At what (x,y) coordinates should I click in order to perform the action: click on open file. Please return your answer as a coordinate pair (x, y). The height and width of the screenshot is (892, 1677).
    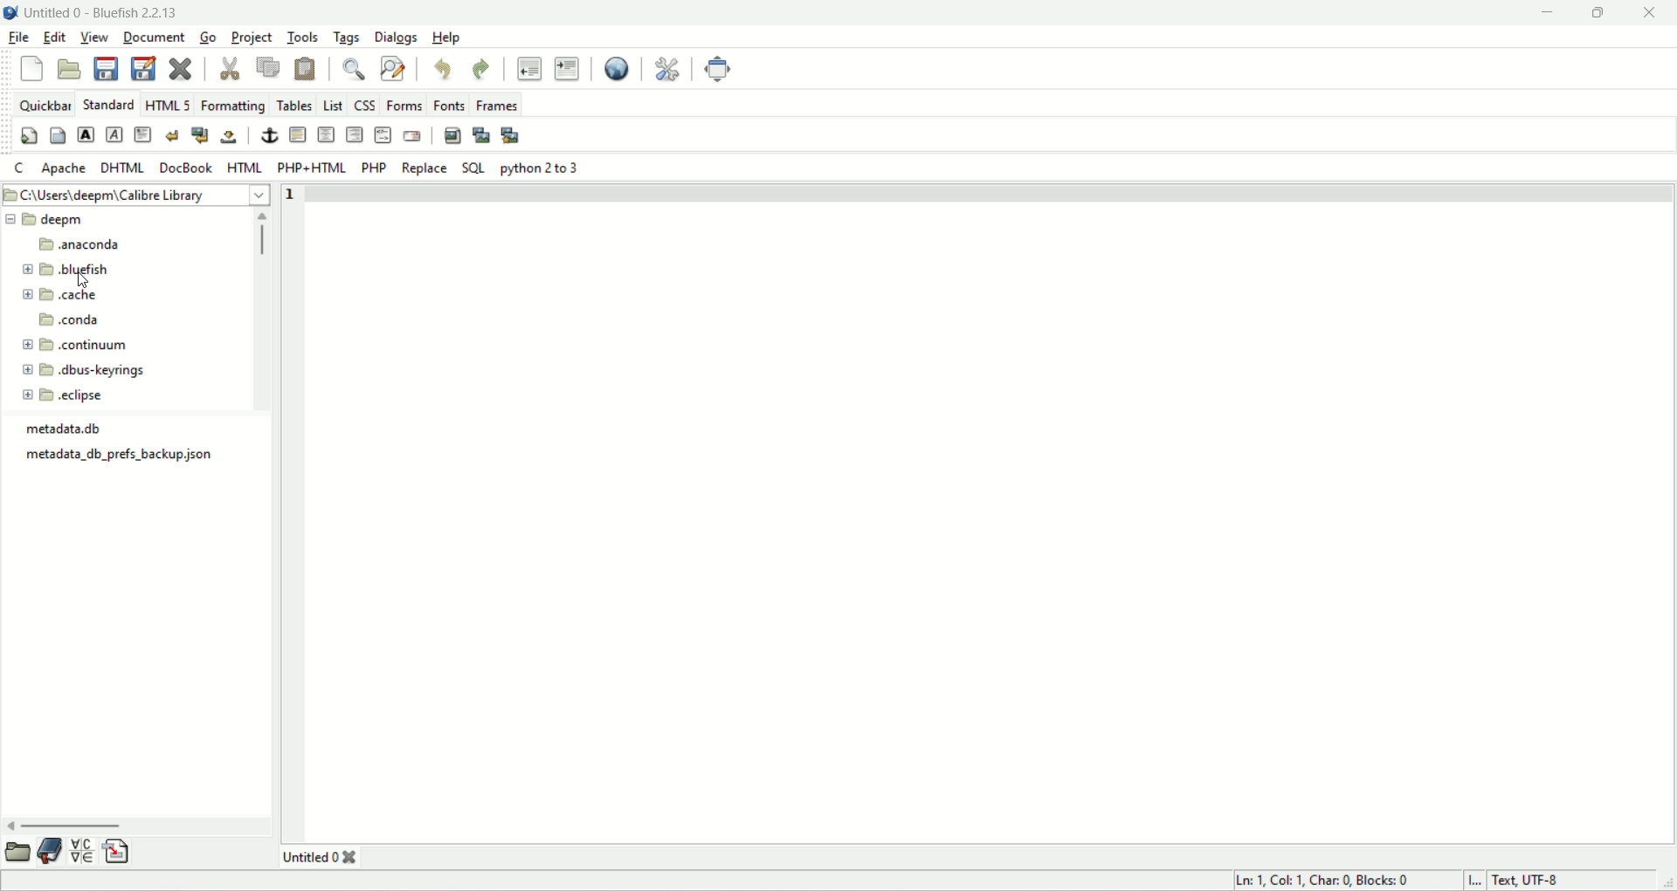
    Looking at the image, I should click on (71, 69).